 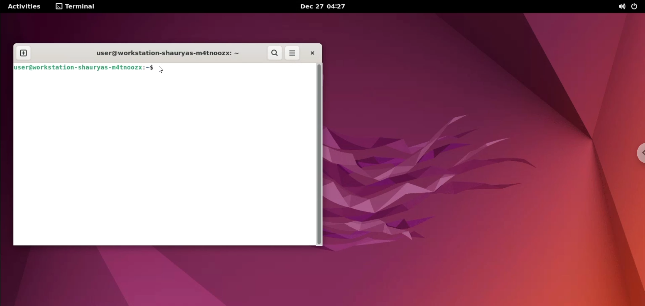 What do you see at coordinates (167, 54) in the screenshot?
I see `user@workstation-shauryas-m4tnoozx:-$` at bounding box center [167, 54].